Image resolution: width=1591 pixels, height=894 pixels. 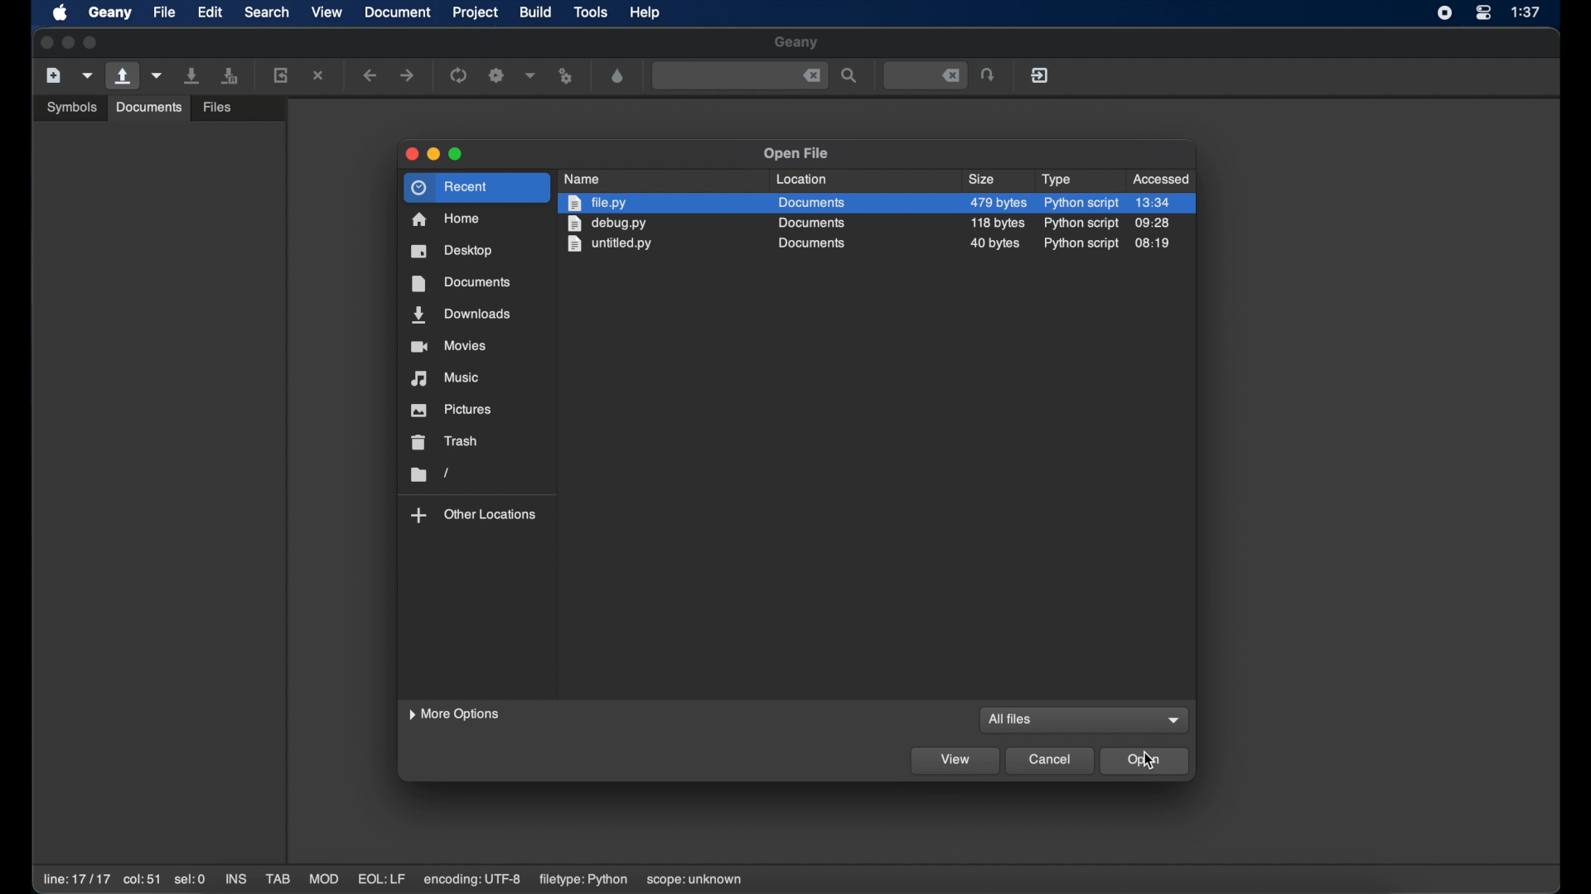 I want to click on navigate back a location, so click(x=371, y=75).